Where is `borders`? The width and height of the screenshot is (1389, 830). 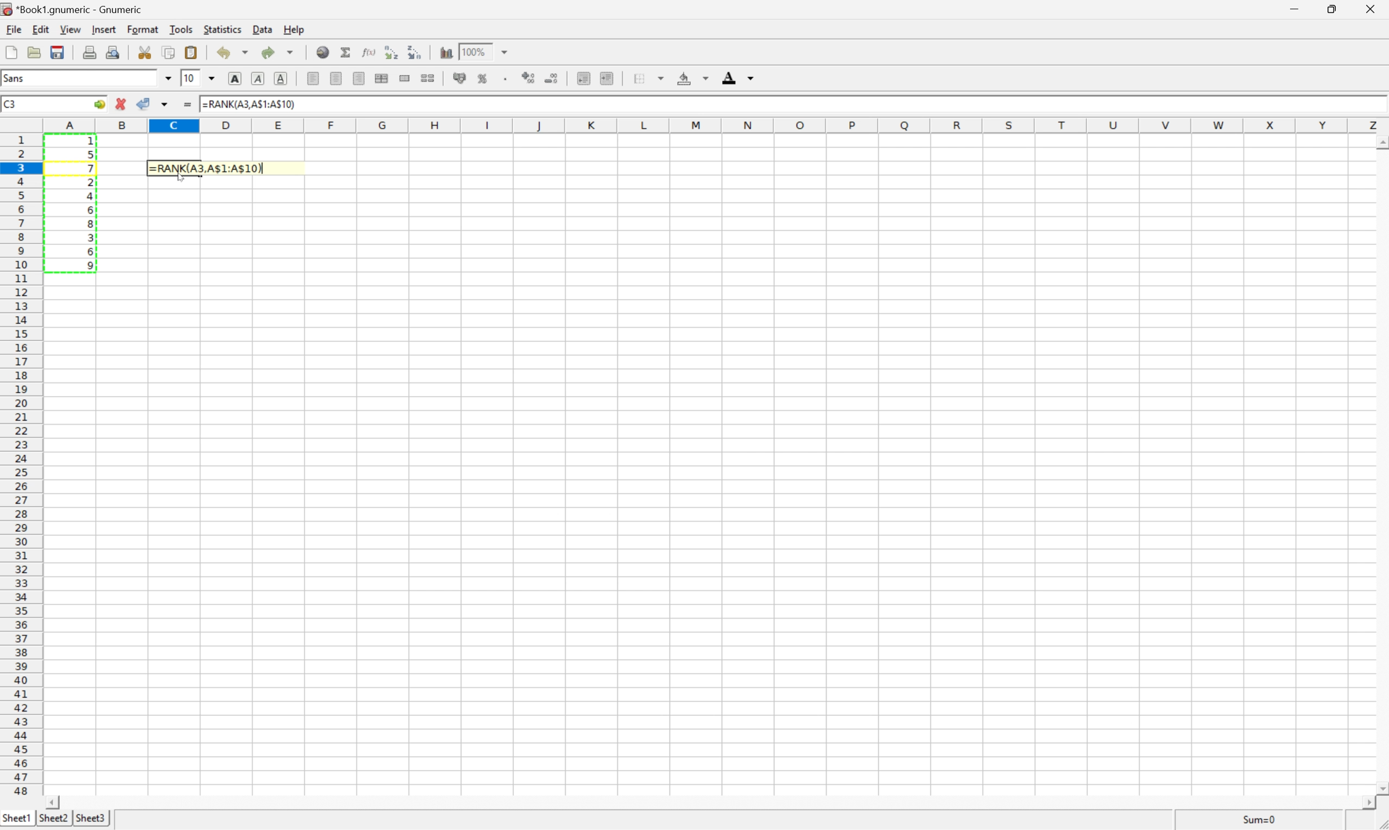 borders is located at coordinates (648, 78).